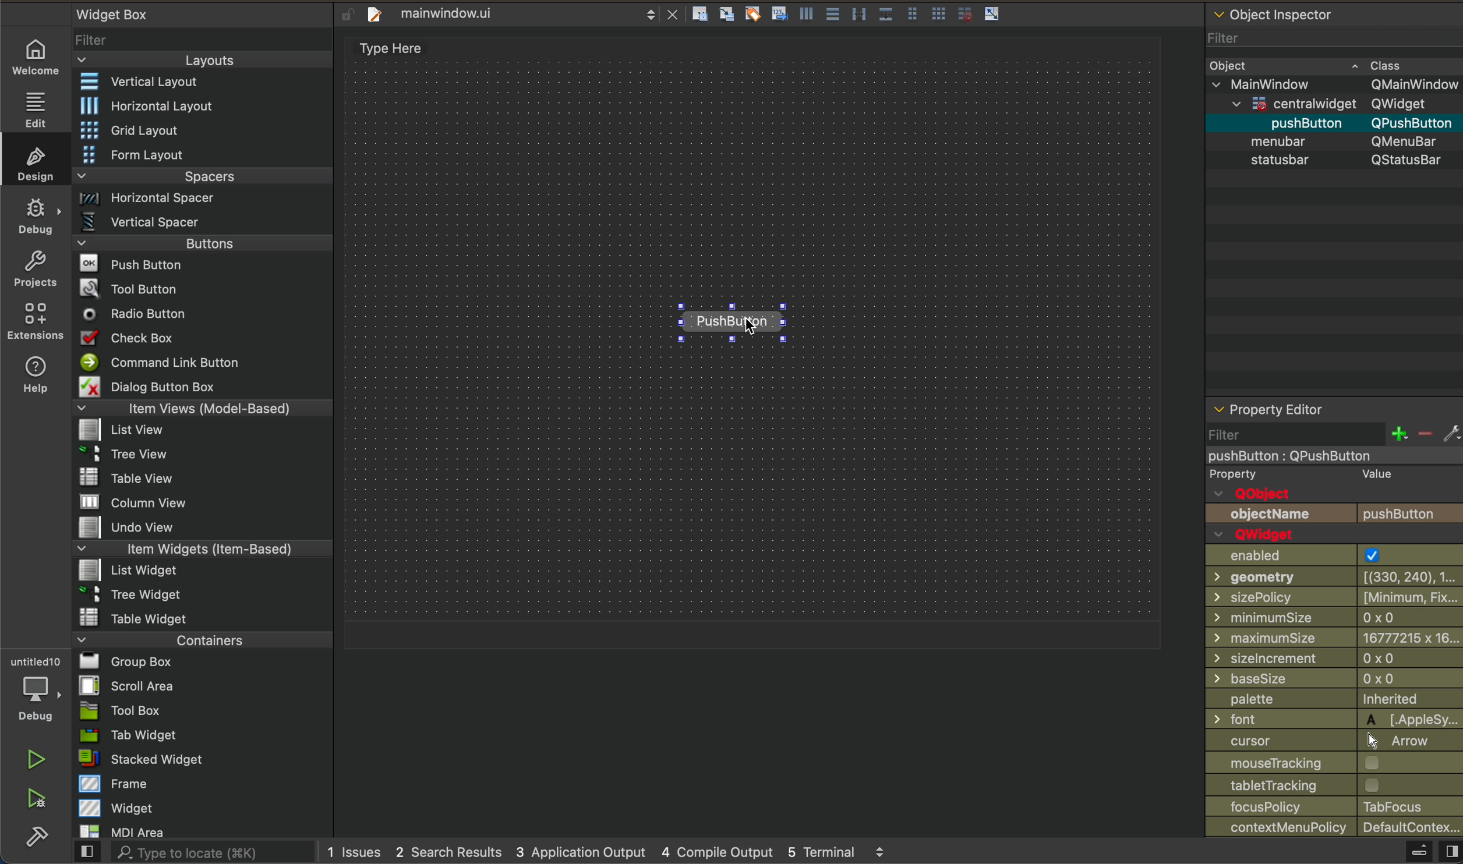 The image size is (1463, 864). What do you see at coordinates (203, 82) in the screenshot?
I see `vertical layout` at bounding box center [203, 82].